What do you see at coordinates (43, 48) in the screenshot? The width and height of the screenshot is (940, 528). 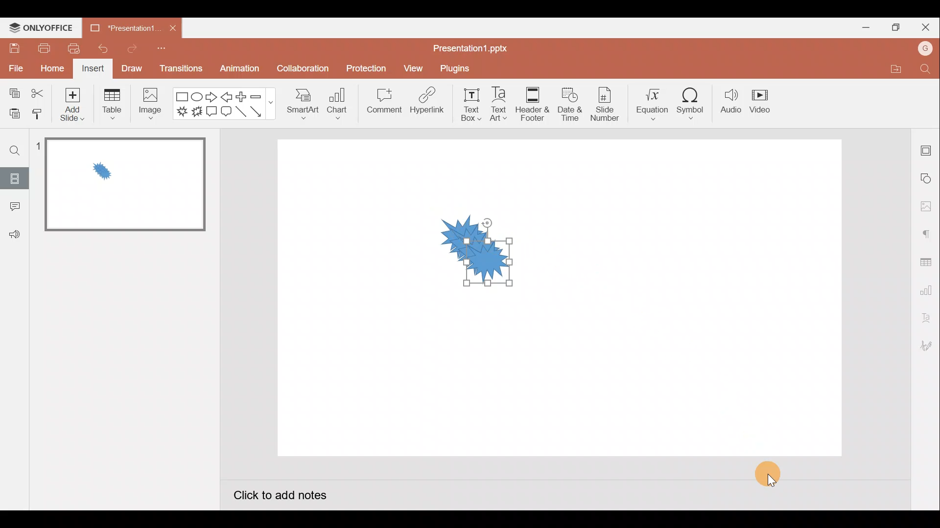 I see `Print file` at bounding box center [43, 48].